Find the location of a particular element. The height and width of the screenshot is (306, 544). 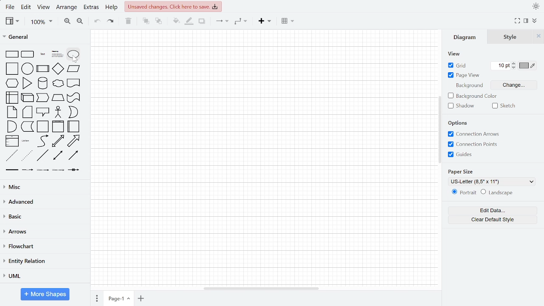

CLose is located at coordinates (538, 37).